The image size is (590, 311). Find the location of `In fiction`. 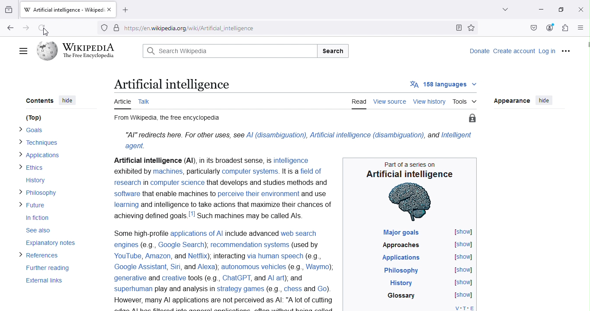

In fiction is located at coordinates (34, 219).